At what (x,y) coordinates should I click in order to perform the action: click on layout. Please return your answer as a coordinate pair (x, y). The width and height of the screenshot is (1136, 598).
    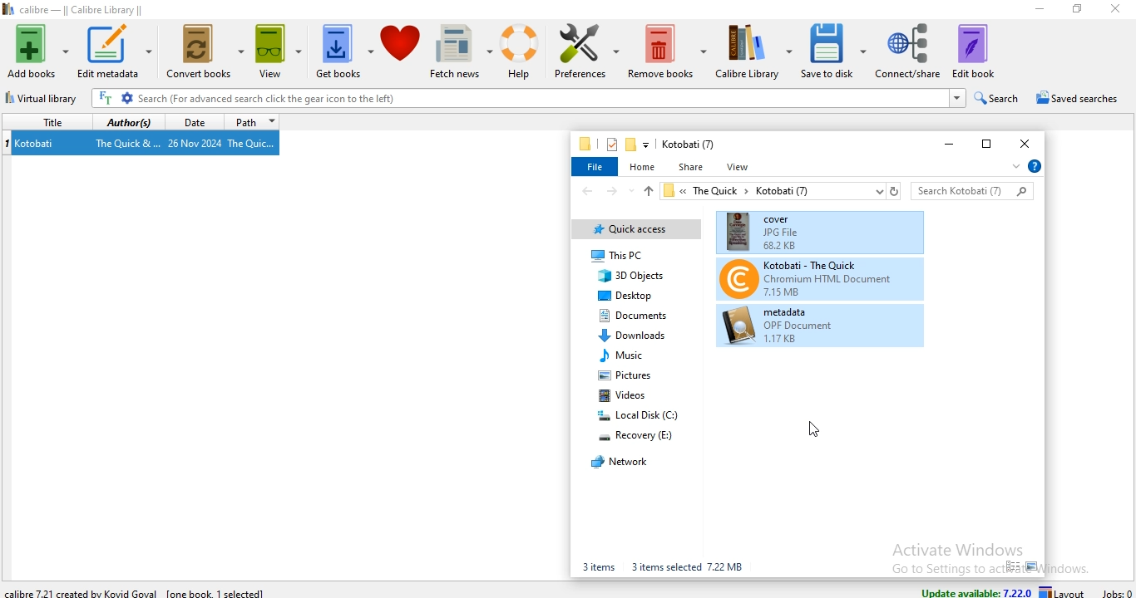
    Looking at the image, I should click on (1065, 591).